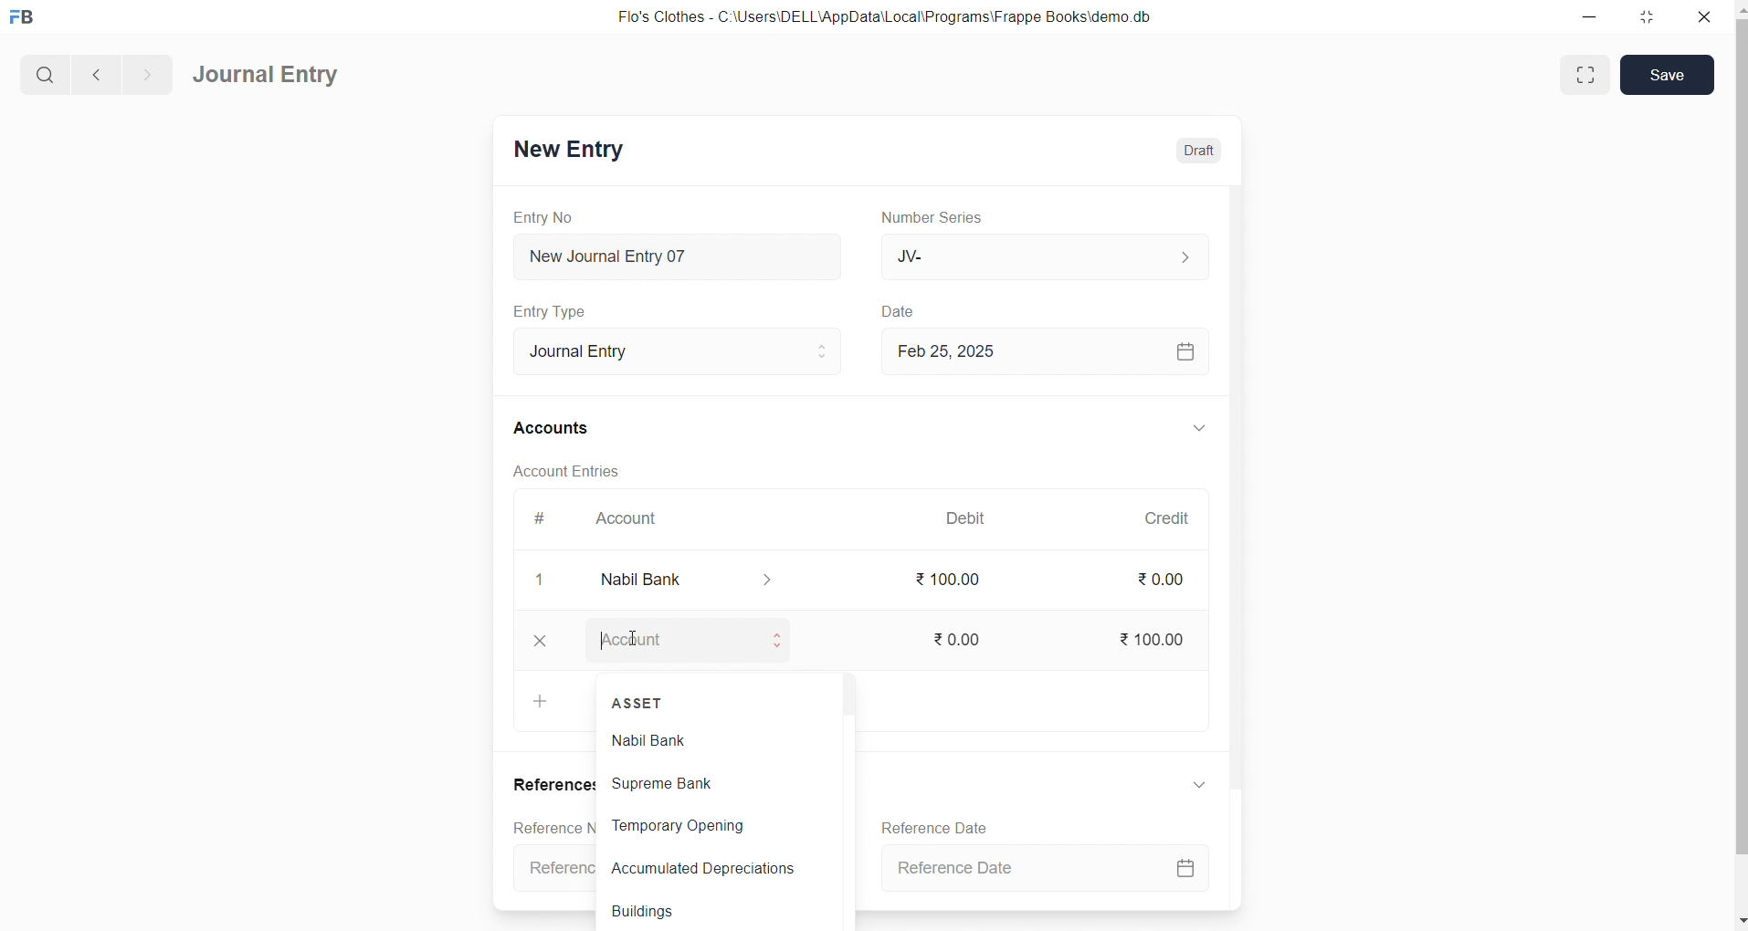 The image size is (1748, 931). Describe the element at coordinates (1169, 580) in the screenshot. I see `₹ 0.00` at that location.